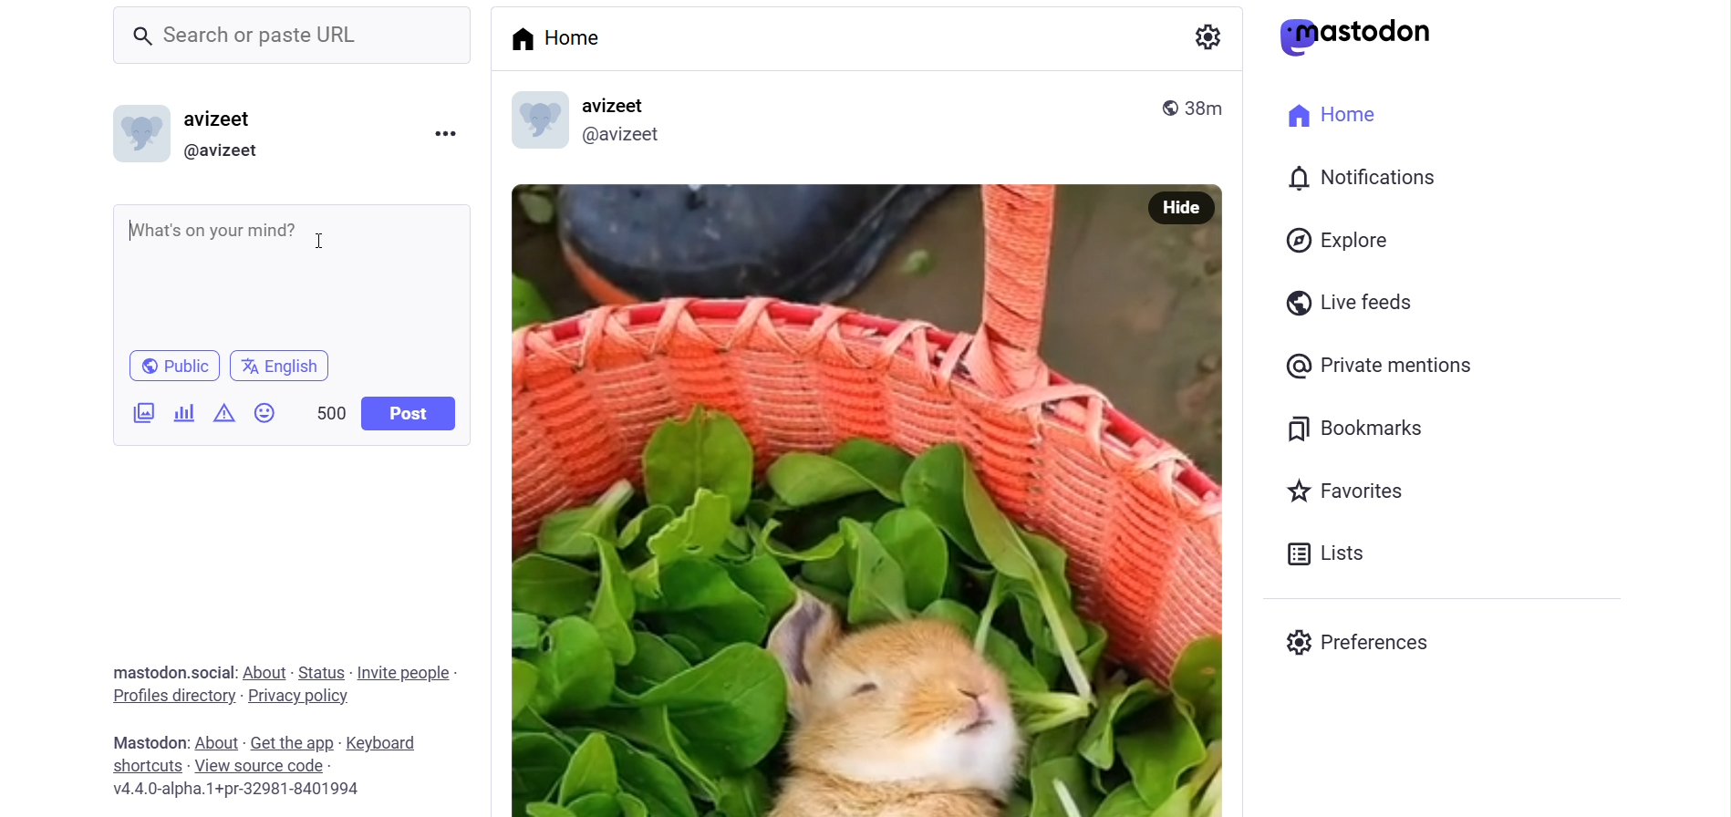 This screenshot has width=1731, height=817. Describe the element at coordinates (1335, 114) in the screenshot. I see `Home` at that location.